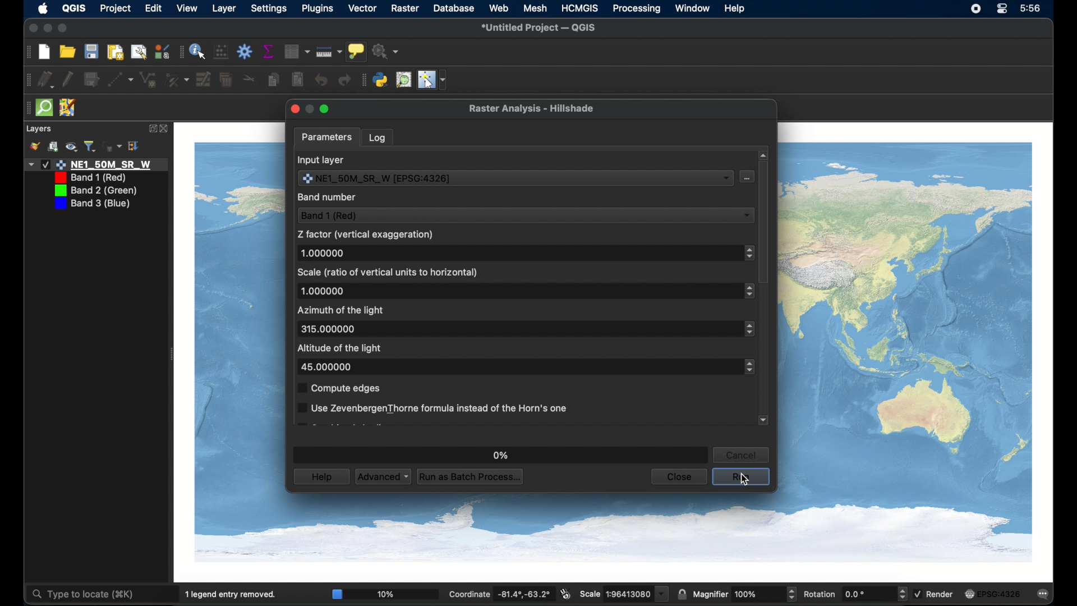  I want to click on drag handle, so click(27, 80).